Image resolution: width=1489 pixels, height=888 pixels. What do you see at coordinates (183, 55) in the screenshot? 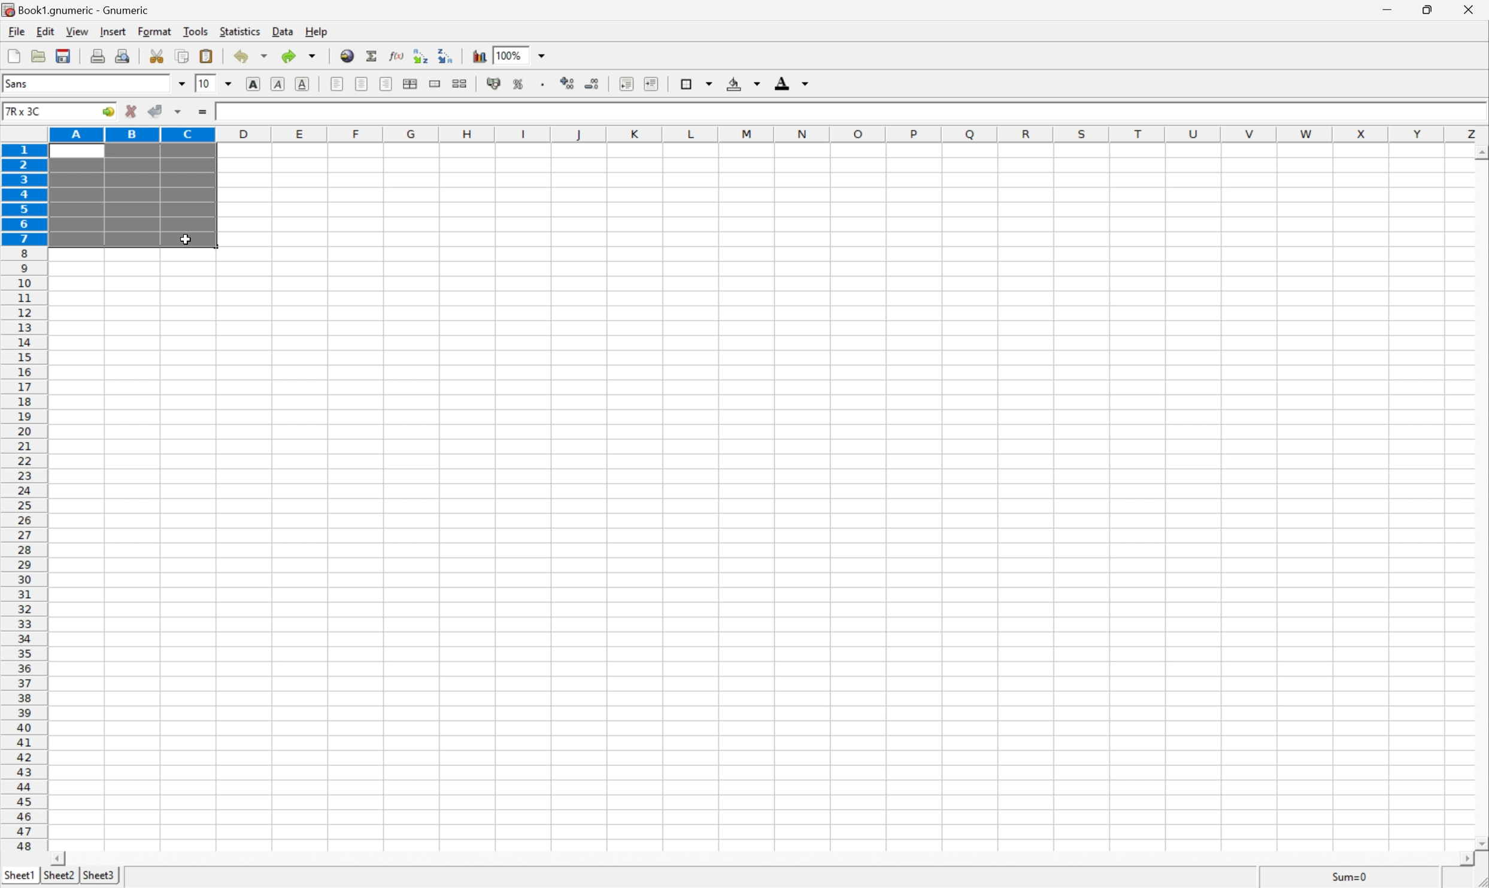
I see `copy` at bounding box center [183, 55].